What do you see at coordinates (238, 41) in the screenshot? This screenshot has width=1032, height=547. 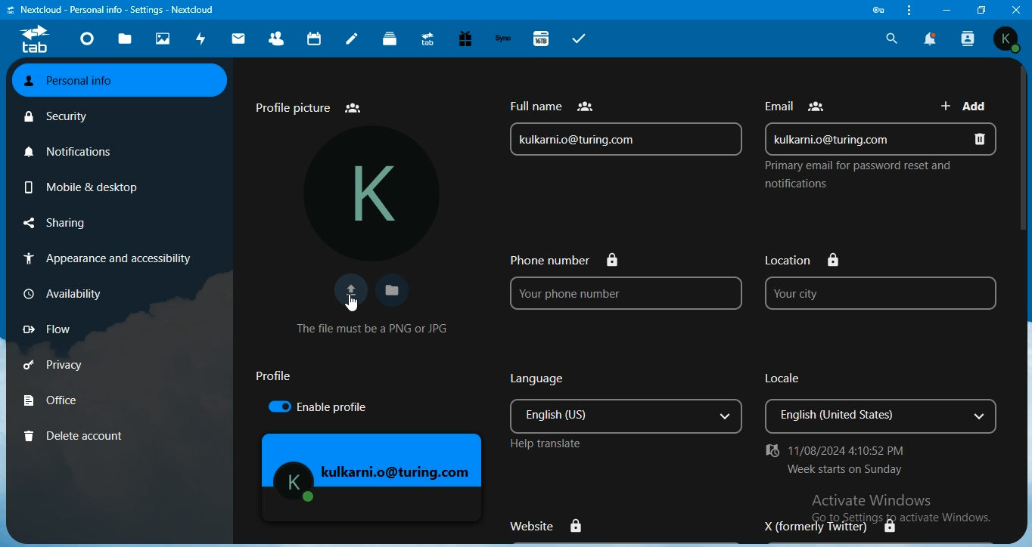 I see `mail` at bounding box center [238, 41].